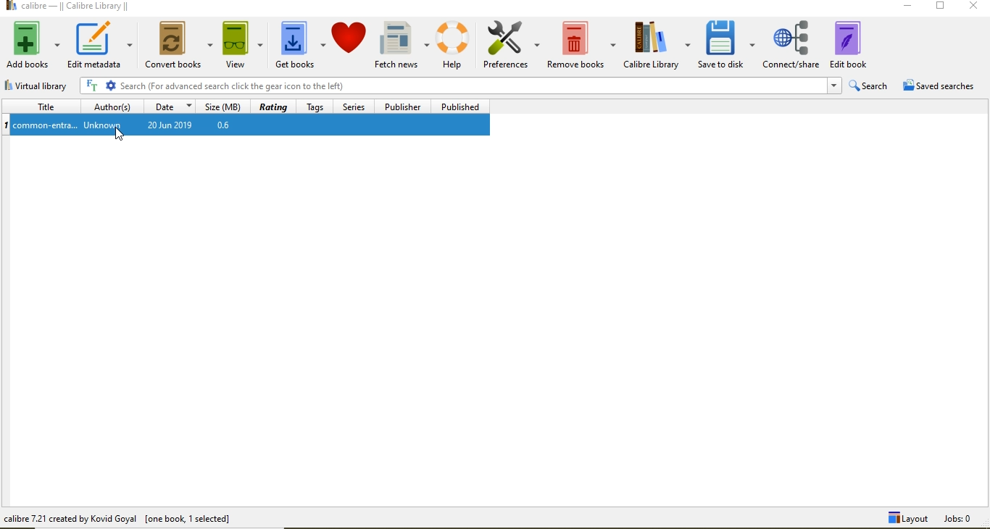  Describe the element at coordinates (452, 86) in the screenshot. I see `search bar` at that location.